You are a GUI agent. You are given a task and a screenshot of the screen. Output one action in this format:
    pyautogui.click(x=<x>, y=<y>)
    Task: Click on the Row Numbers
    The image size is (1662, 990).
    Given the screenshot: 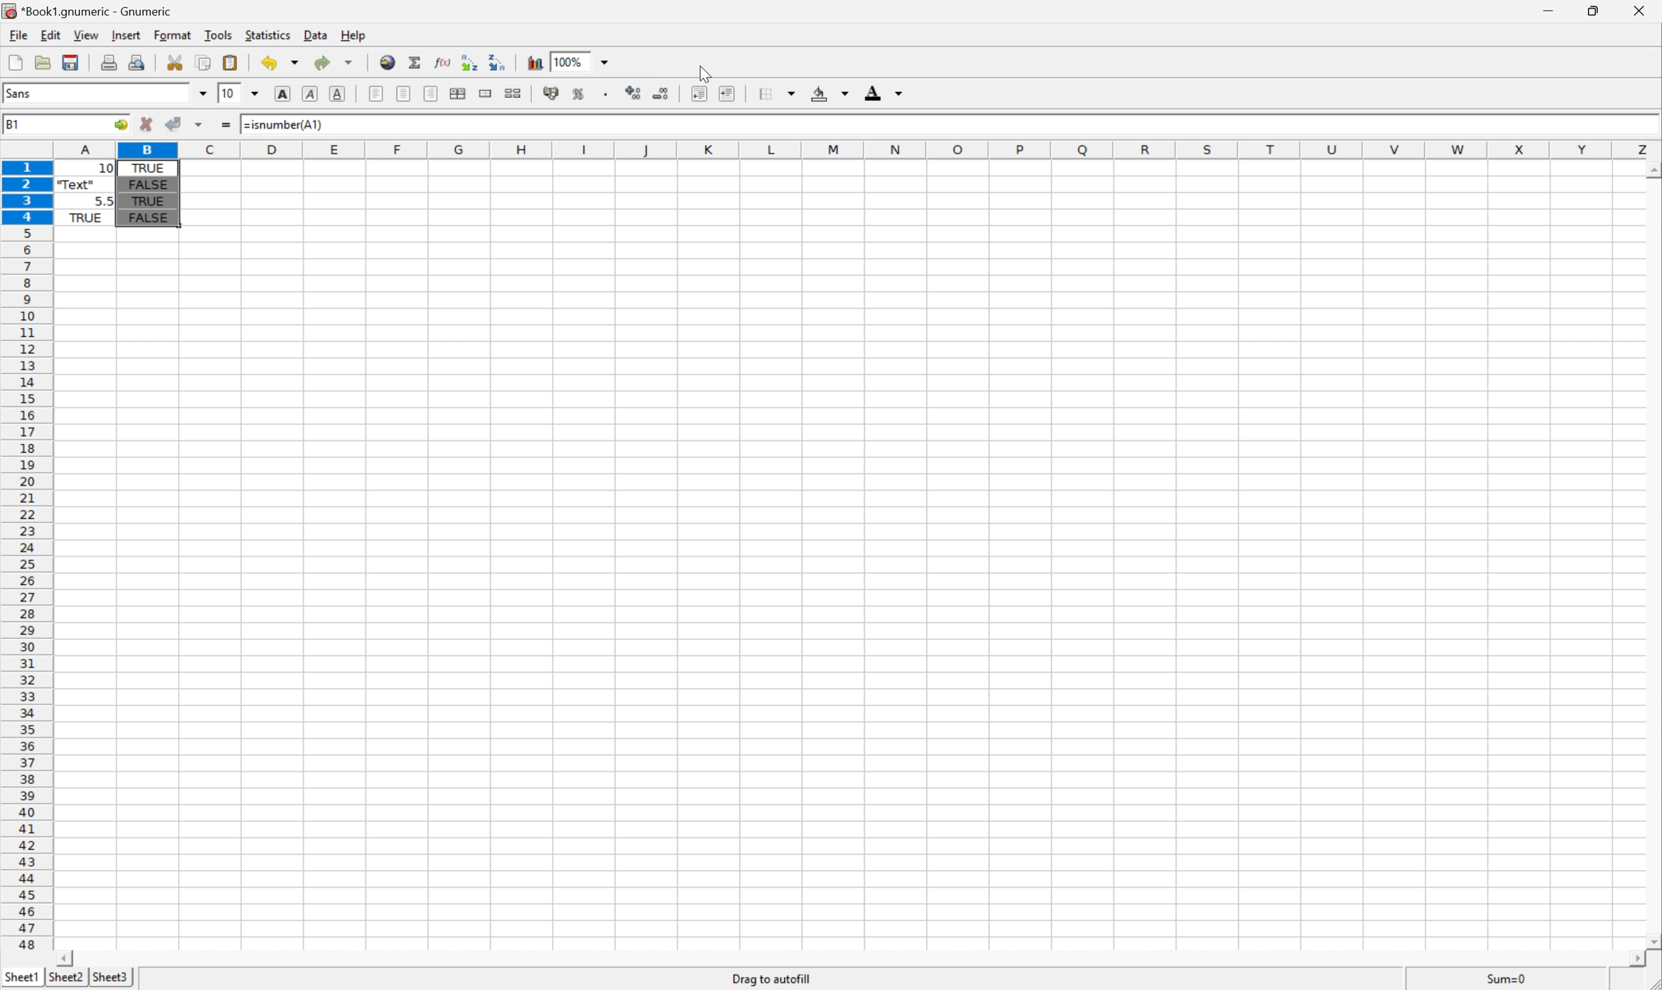 What is the action you would take?
    pyautogui.click(x=25, y=558)
    